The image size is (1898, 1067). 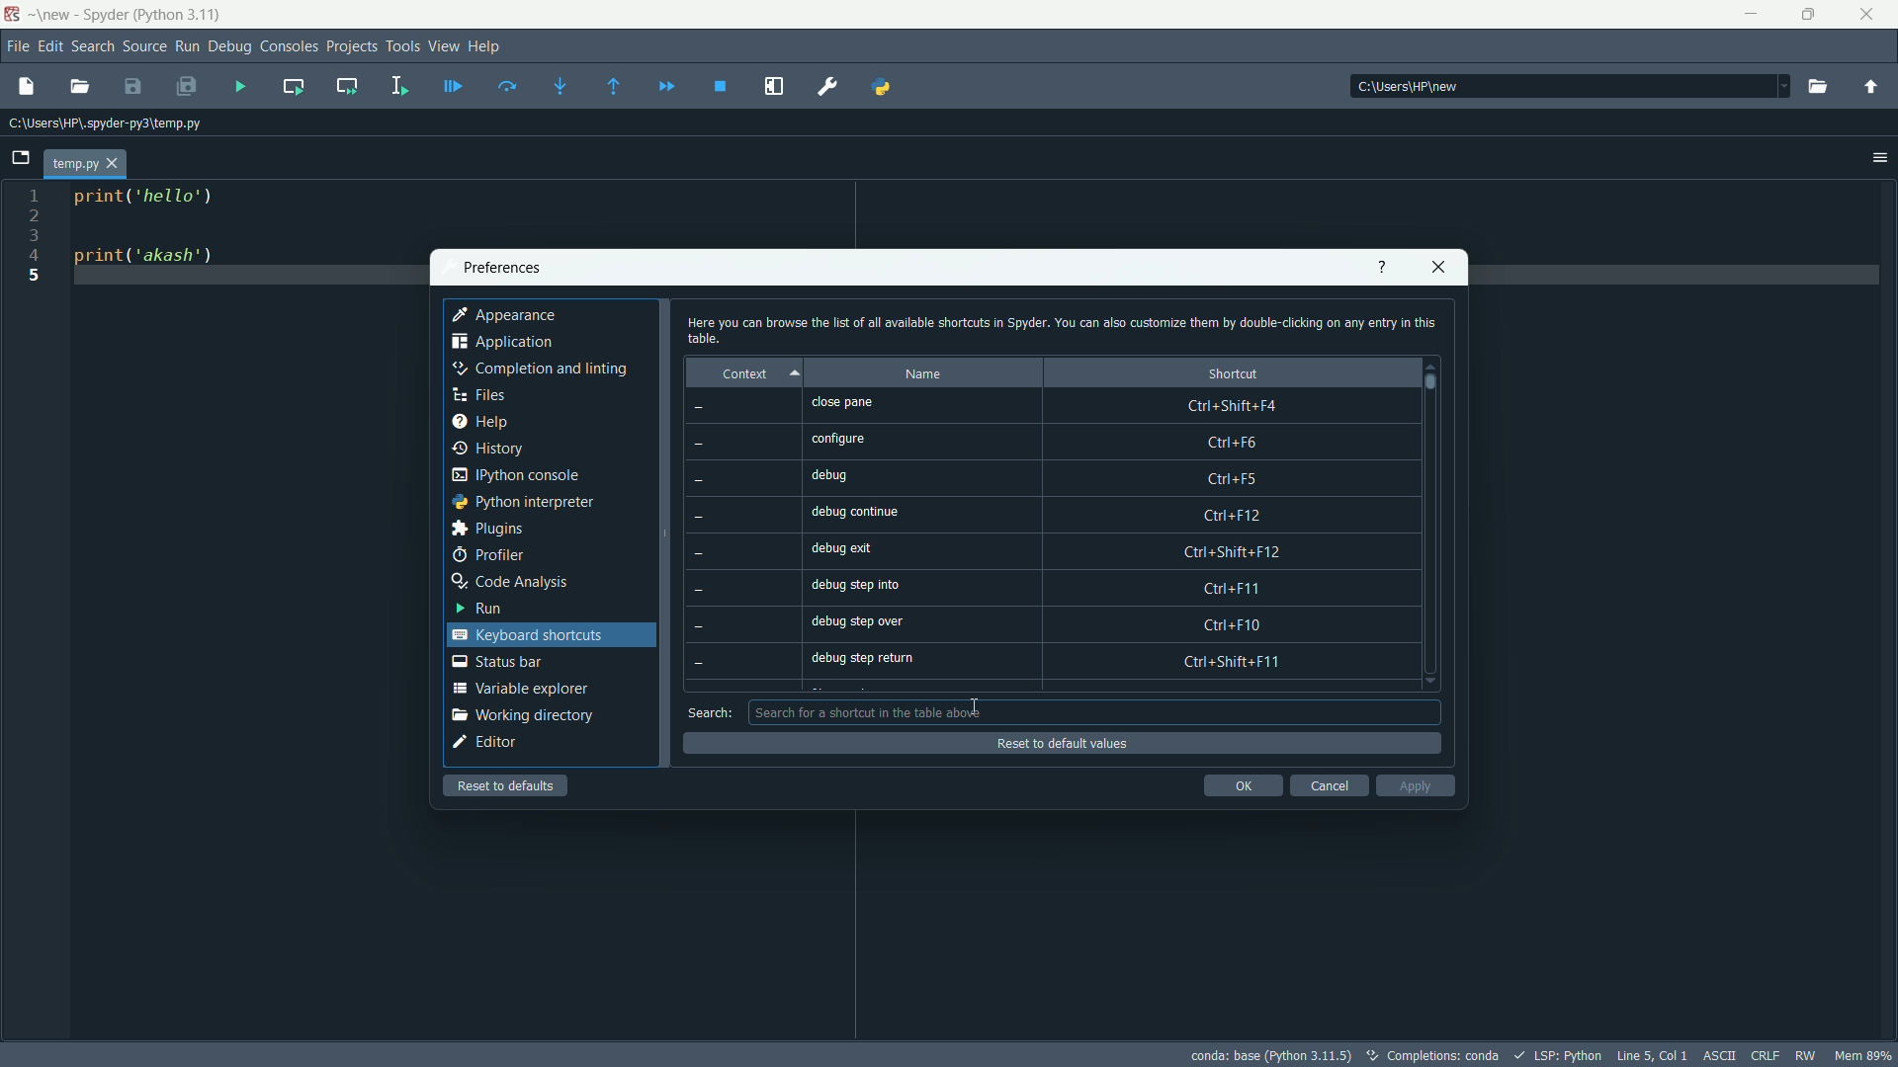 I want to click on code analysis, so click(x=516, y=582).